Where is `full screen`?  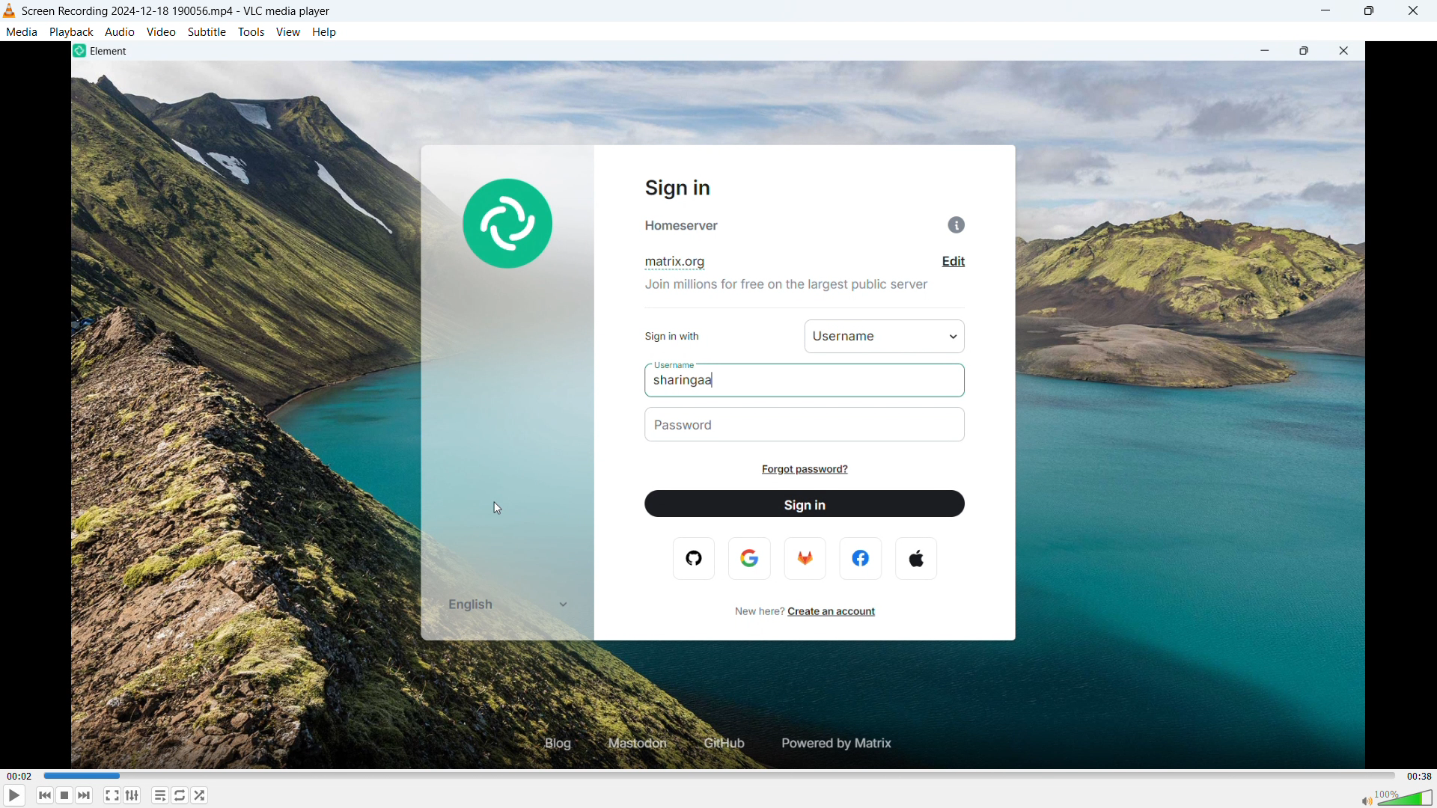
full screen is located at coordinates (112, 795).